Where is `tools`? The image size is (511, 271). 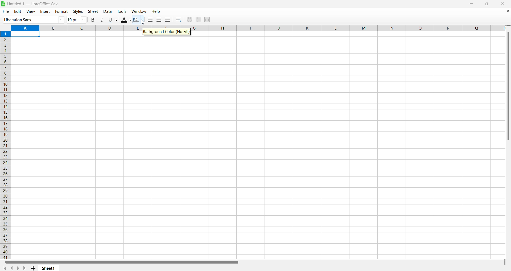
tools is located at coordinates (122, 11).